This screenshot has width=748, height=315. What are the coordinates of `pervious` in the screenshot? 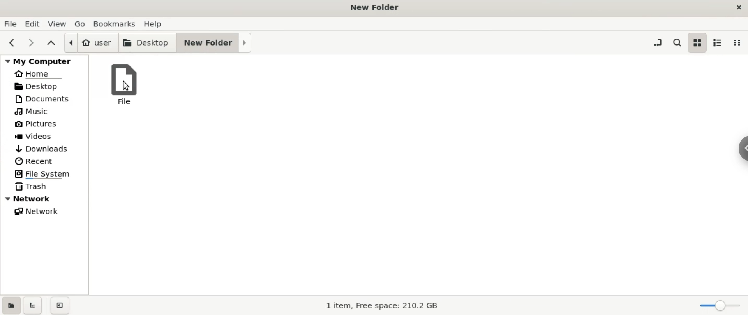 It's located at (11, 42).